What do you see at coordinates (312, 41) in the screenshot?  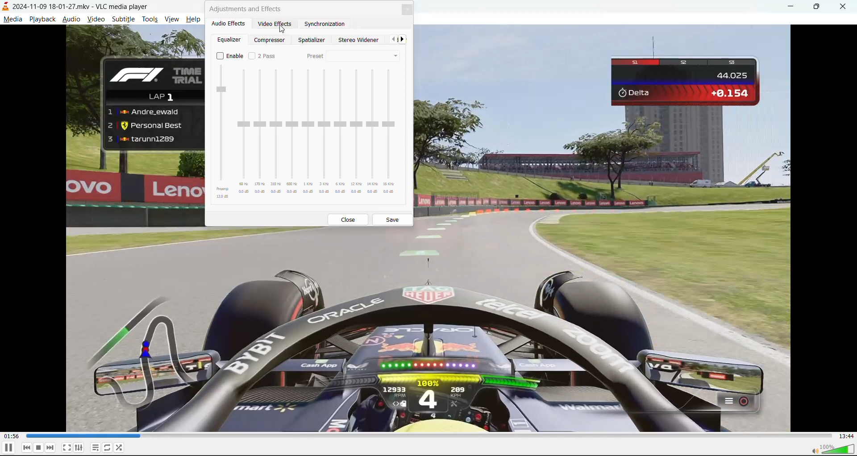 I see `spatializer` at bounding box center [312, 41].